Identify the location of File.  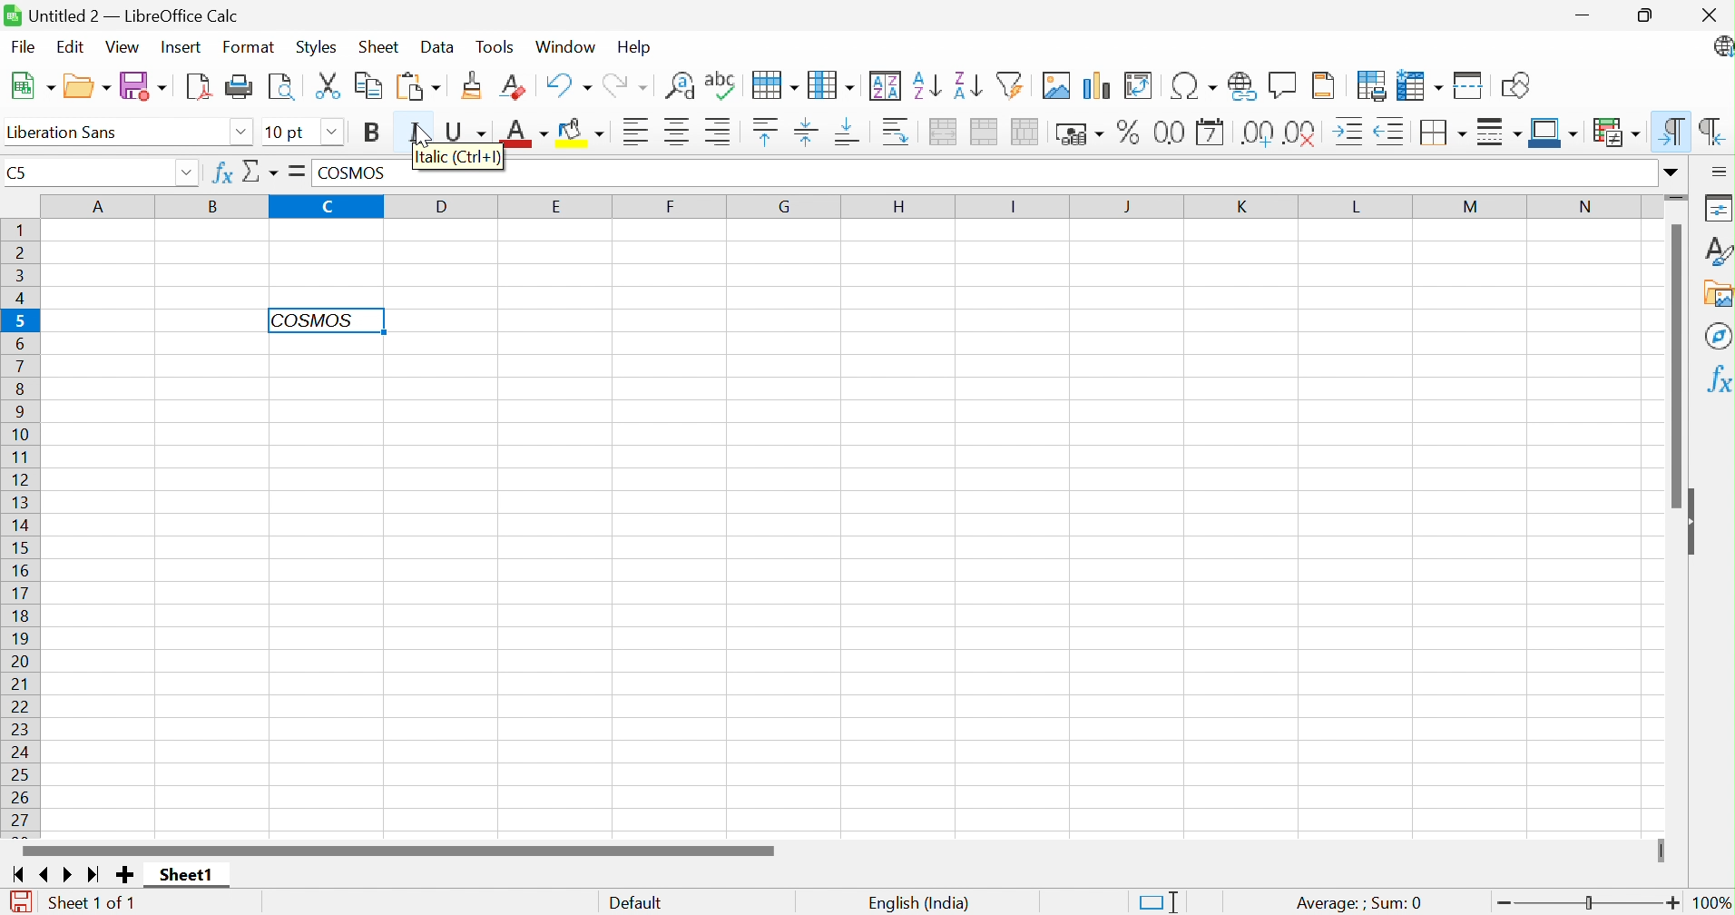
(22, 48).